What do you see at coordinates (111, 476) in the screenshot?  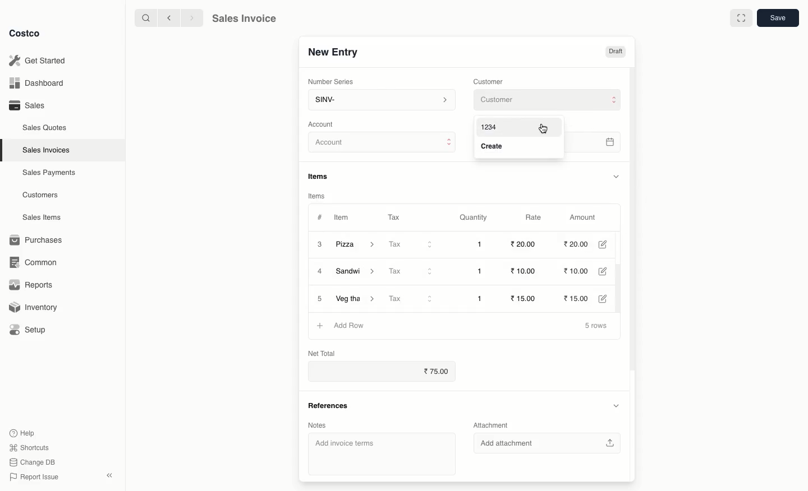 I see `Collapse` at bounding box center [111, 476].